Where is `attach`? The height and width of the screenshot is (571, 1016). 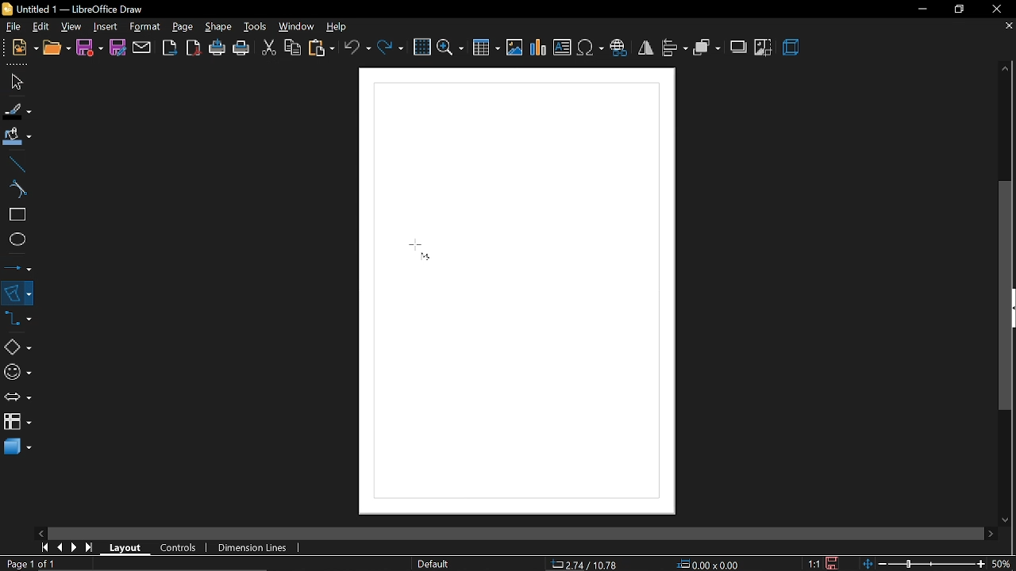
attach is located at coordinates (141, 48).